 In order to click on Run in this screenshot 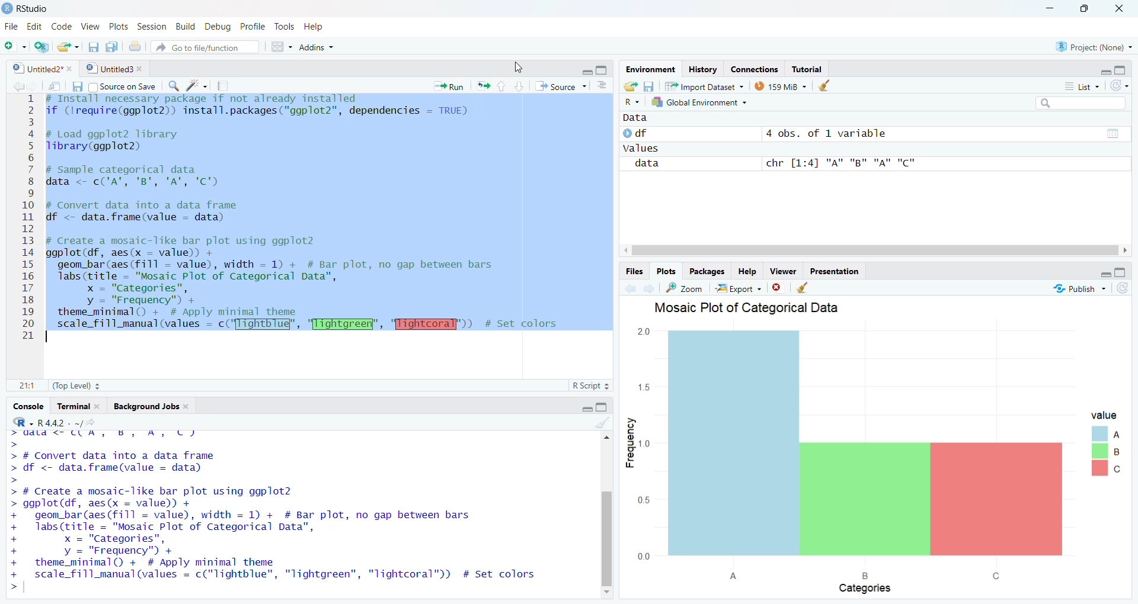, I will do `click(450, 85)`.